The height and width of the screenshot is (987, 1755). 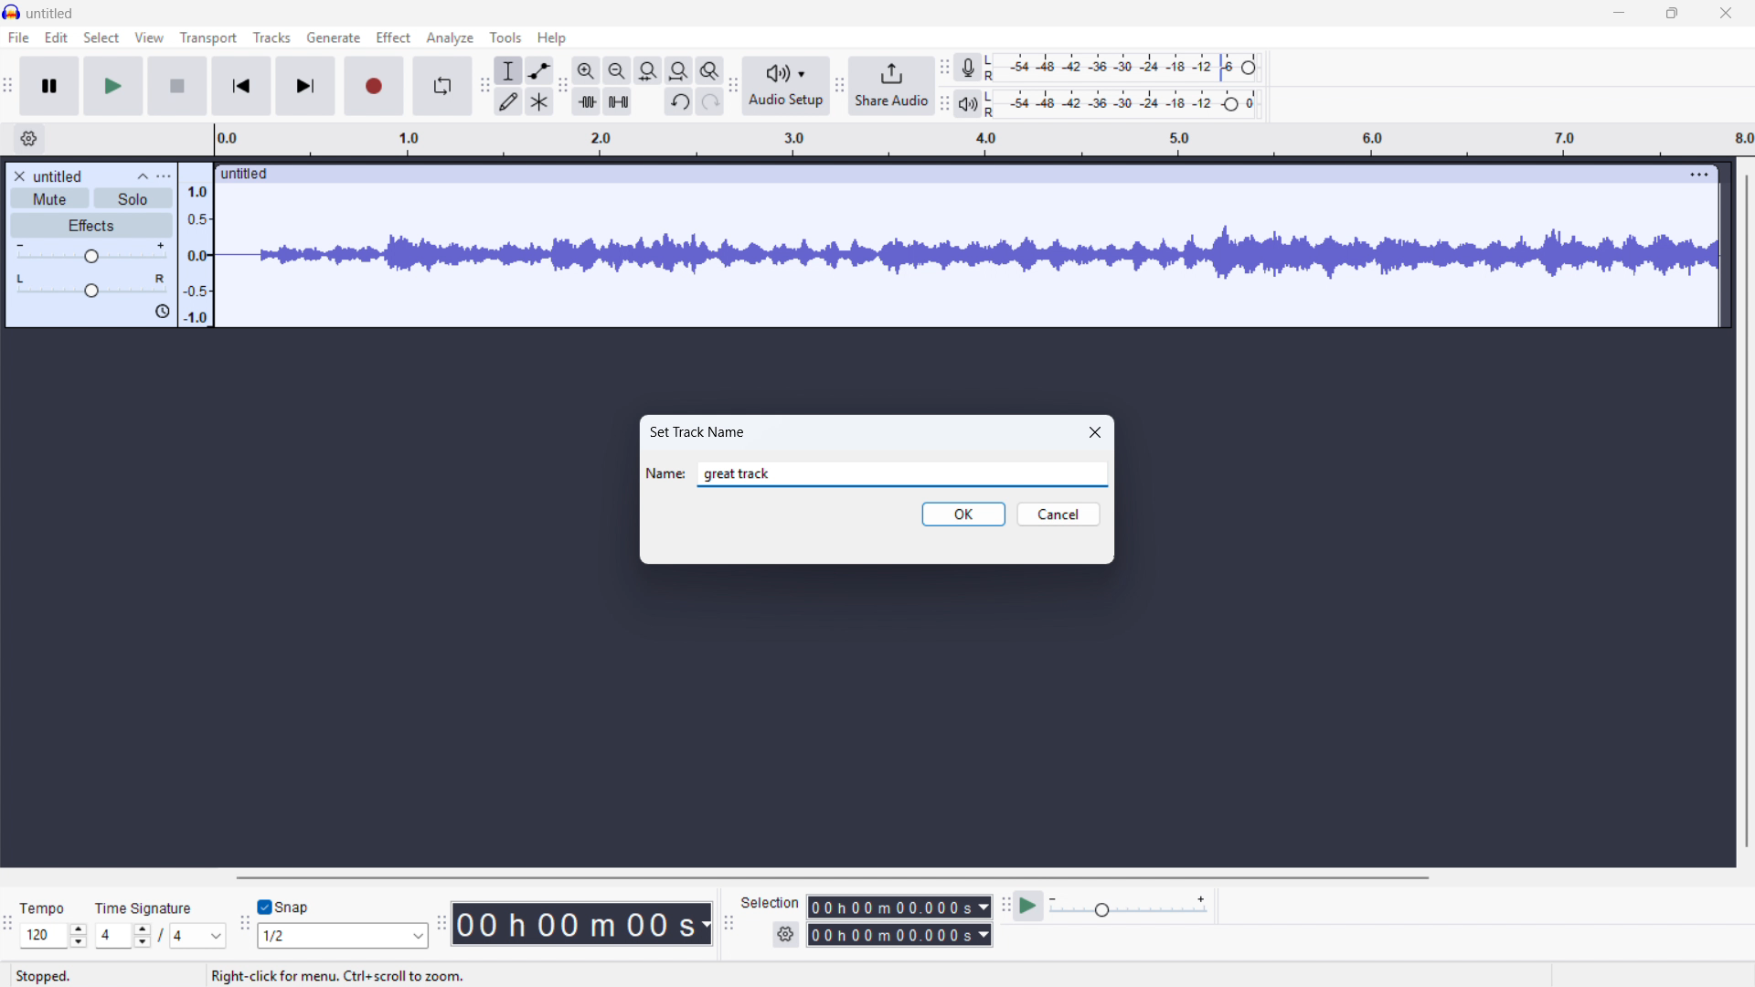 I want to click on untitled, so click(x=58, y=176).